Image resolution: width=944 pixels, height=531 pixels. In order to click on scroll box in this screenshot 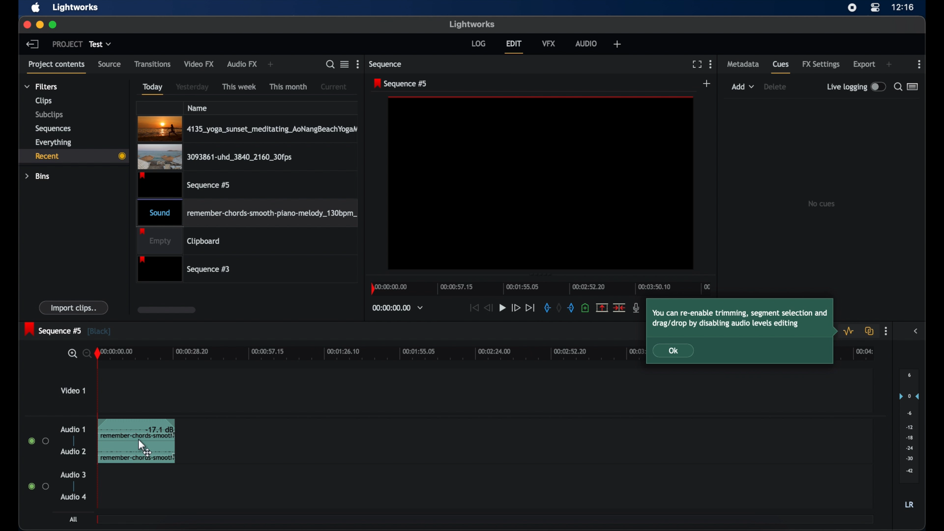, I will do `click(166, 310)`.